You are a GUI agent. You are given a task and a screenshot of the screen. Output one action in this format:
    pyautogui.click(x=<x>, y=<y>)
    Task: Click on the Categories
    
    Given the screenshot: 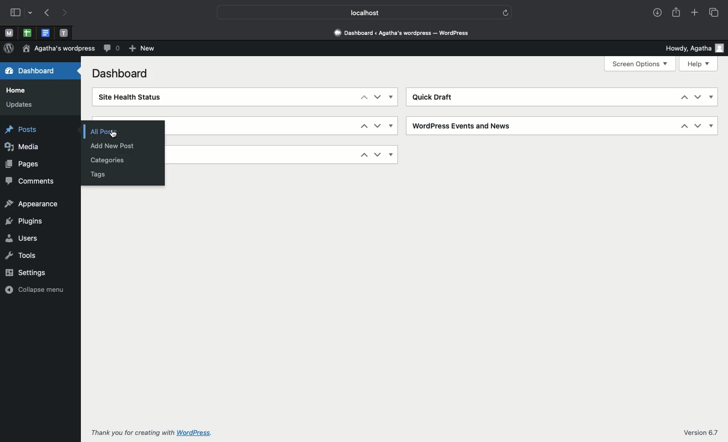 What is the action you would take?
    pyautogui.click(x=109, y=161)
    